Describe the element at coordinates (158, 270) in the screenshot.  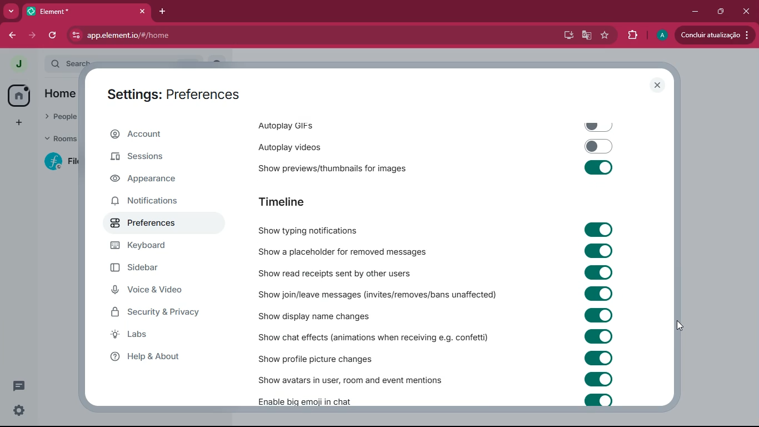
I see `sidebar` at that location.